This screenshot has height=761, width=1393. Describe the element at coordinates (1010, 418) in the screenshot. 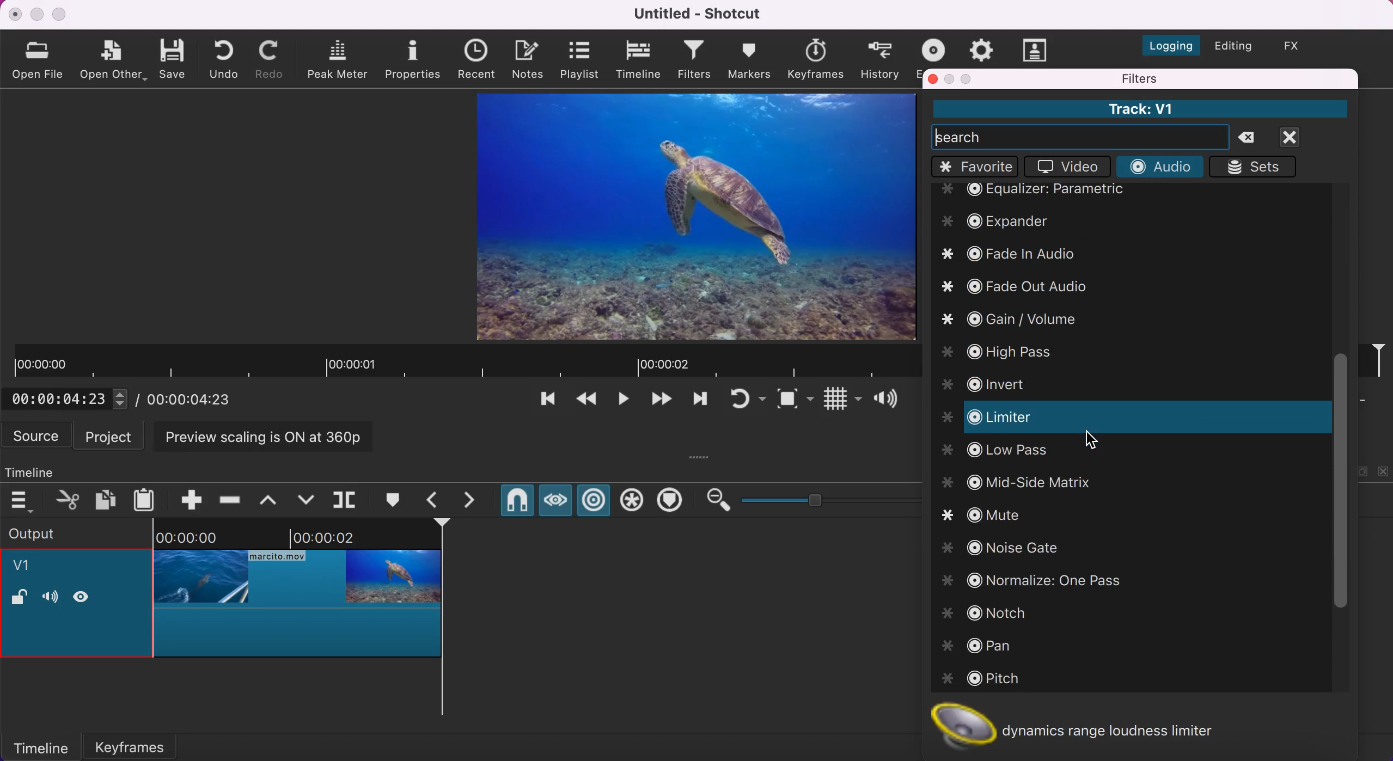

I see `limiter` at that location.